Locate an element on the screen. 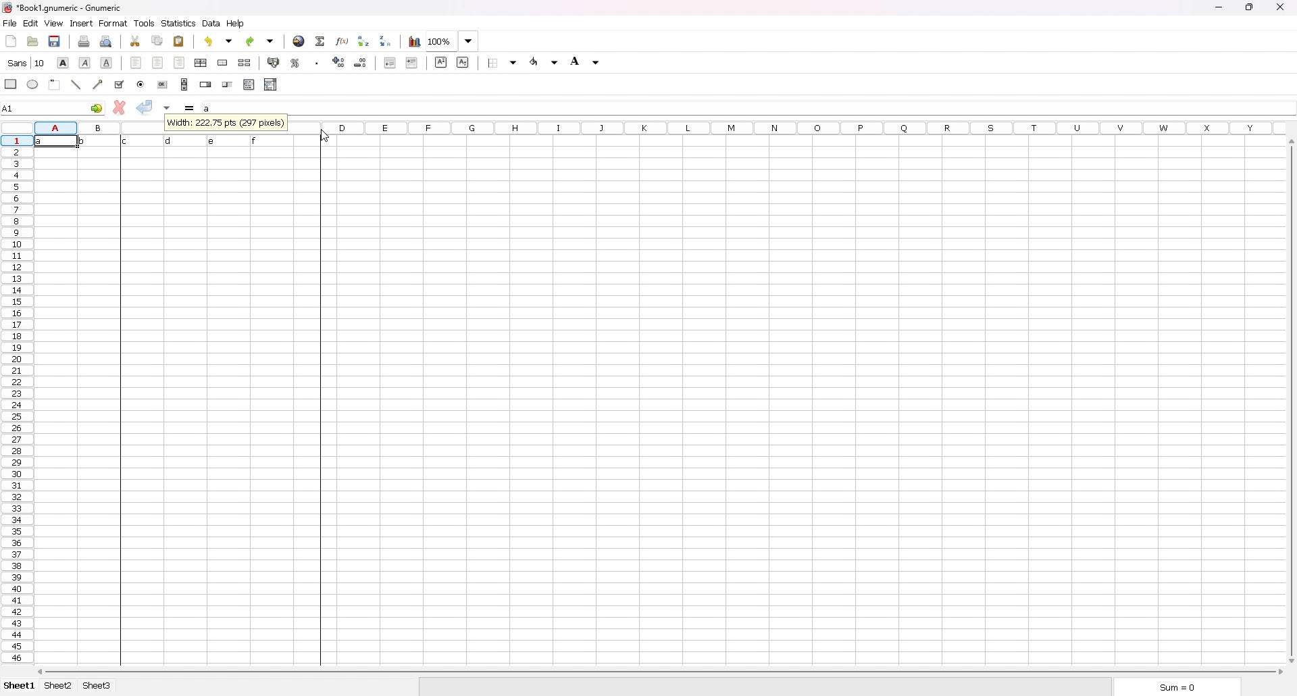  radio button is located at coordinates (142, 84).